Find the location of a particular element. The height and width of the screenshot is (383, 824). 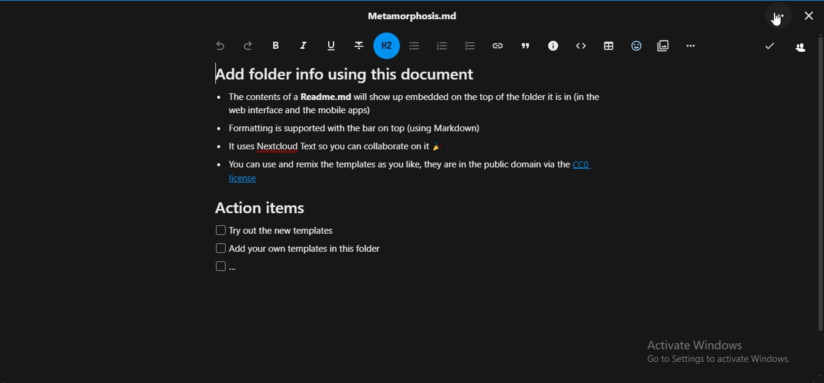

active people is located at coordinates (798, 48).